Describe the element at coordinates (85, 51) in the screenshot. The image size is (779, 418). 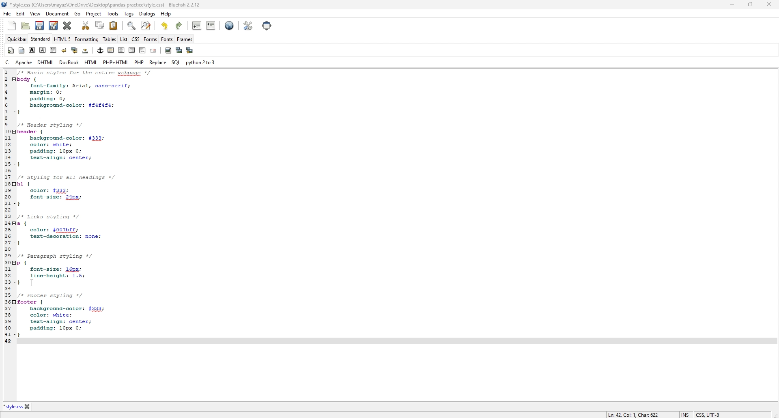
I see `non-breaking space` at that location.